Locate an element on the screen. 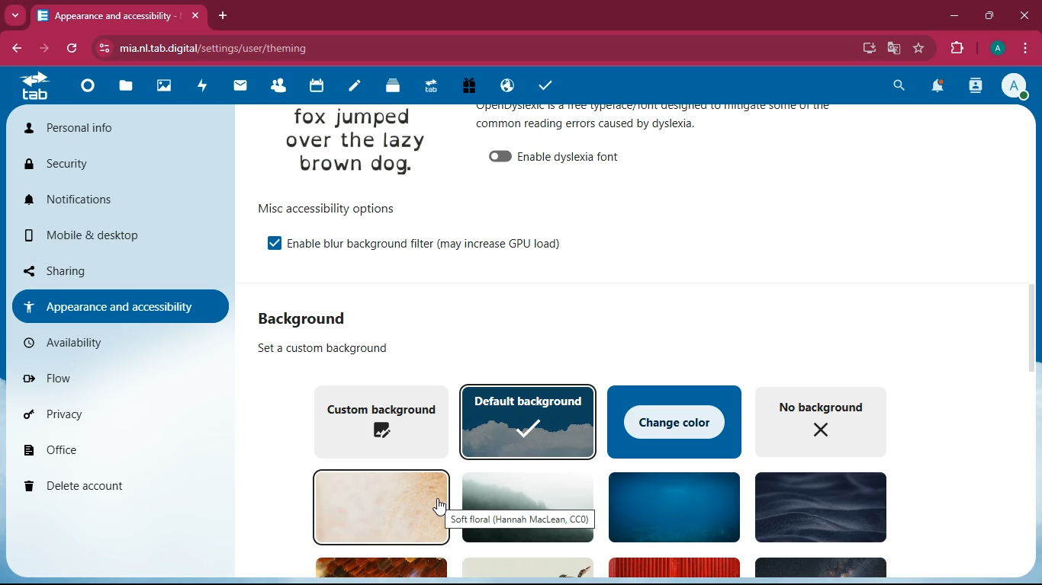  flow is located at coordinates (117, 382).